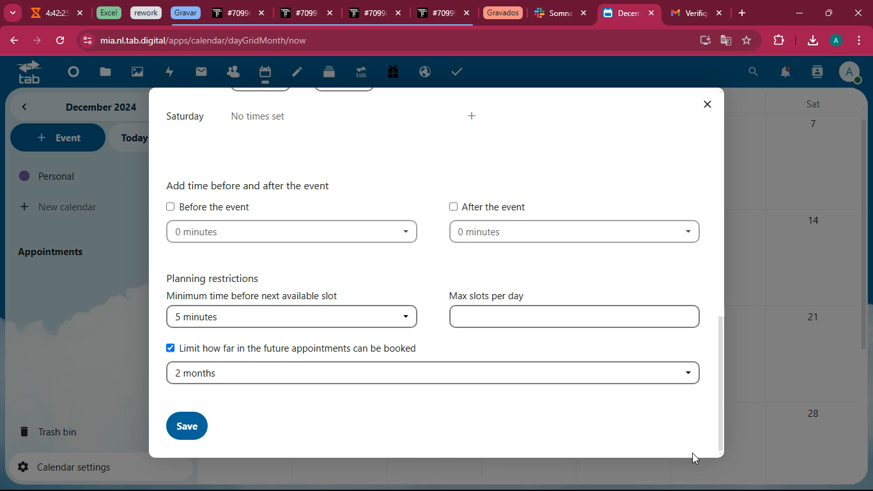 Image resolution: width=873 pixels, height=491 pixels. I want to click on close, so click(467, 14).